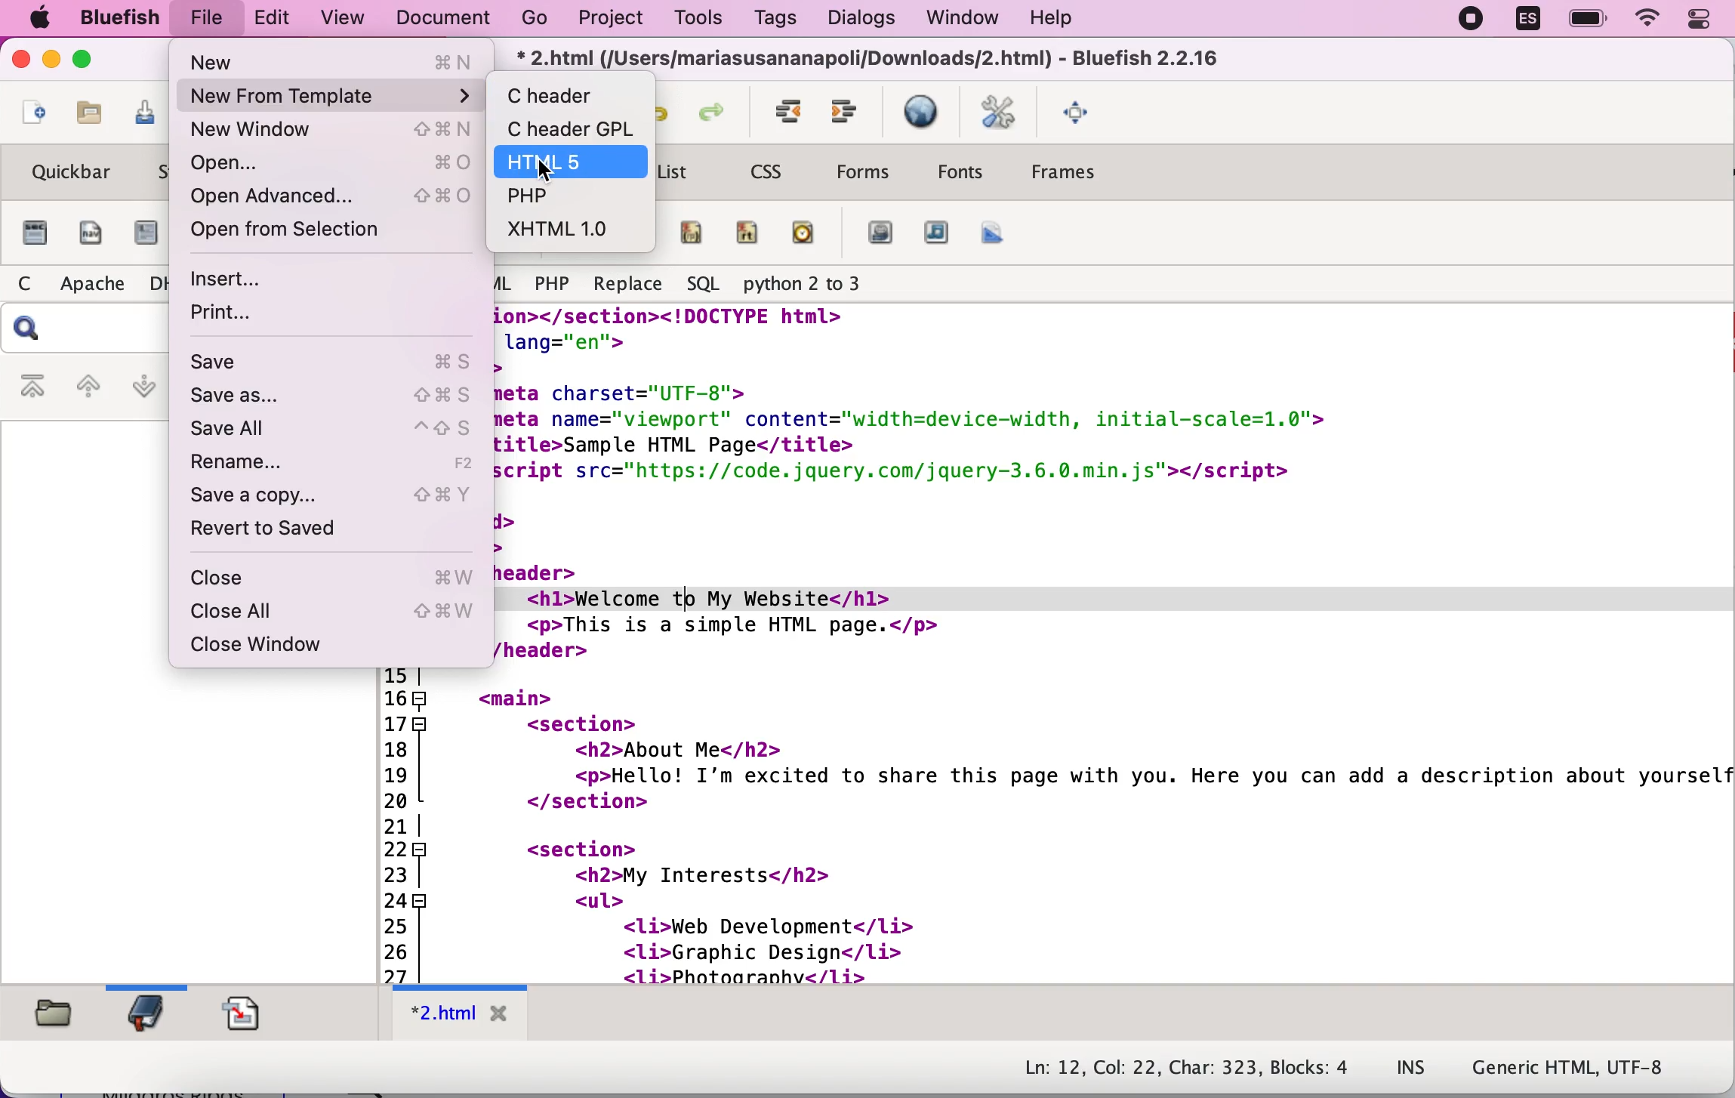  I want to click on INS, so click(1414, 1061).